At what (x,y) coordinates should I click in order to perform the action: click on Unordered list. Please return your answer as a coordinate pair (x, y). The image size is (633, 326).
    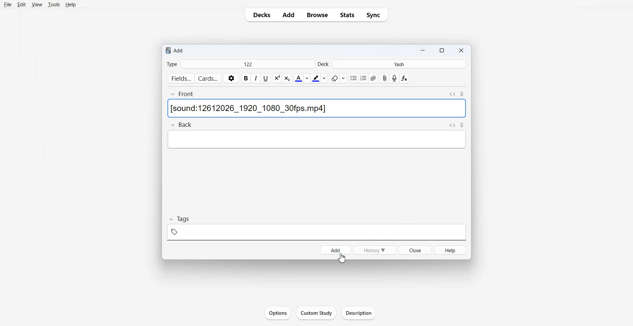
    Looking at the image, I should click on (353, 78).